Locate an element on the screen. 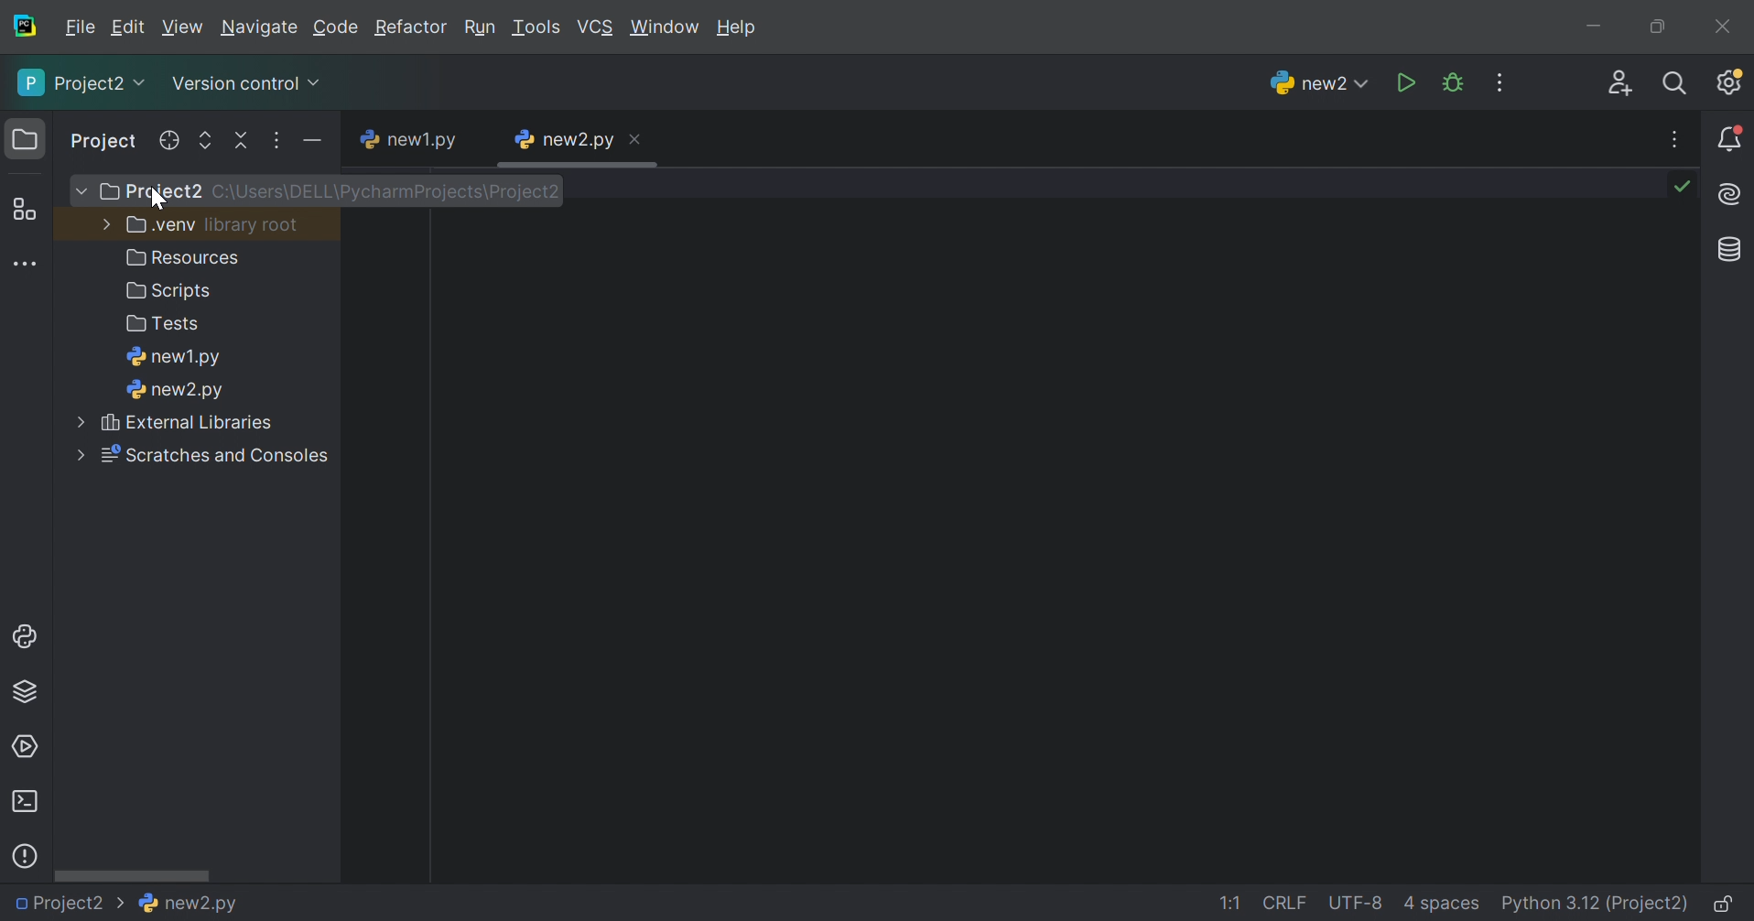  Project is located at coordinates (105, 140).